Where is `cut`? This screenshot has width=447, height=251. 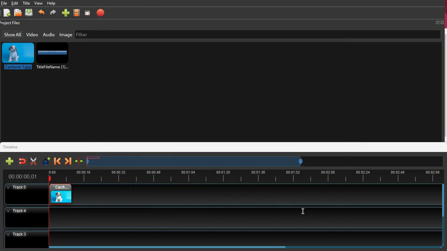 cut is located at coordinates (32, 161).